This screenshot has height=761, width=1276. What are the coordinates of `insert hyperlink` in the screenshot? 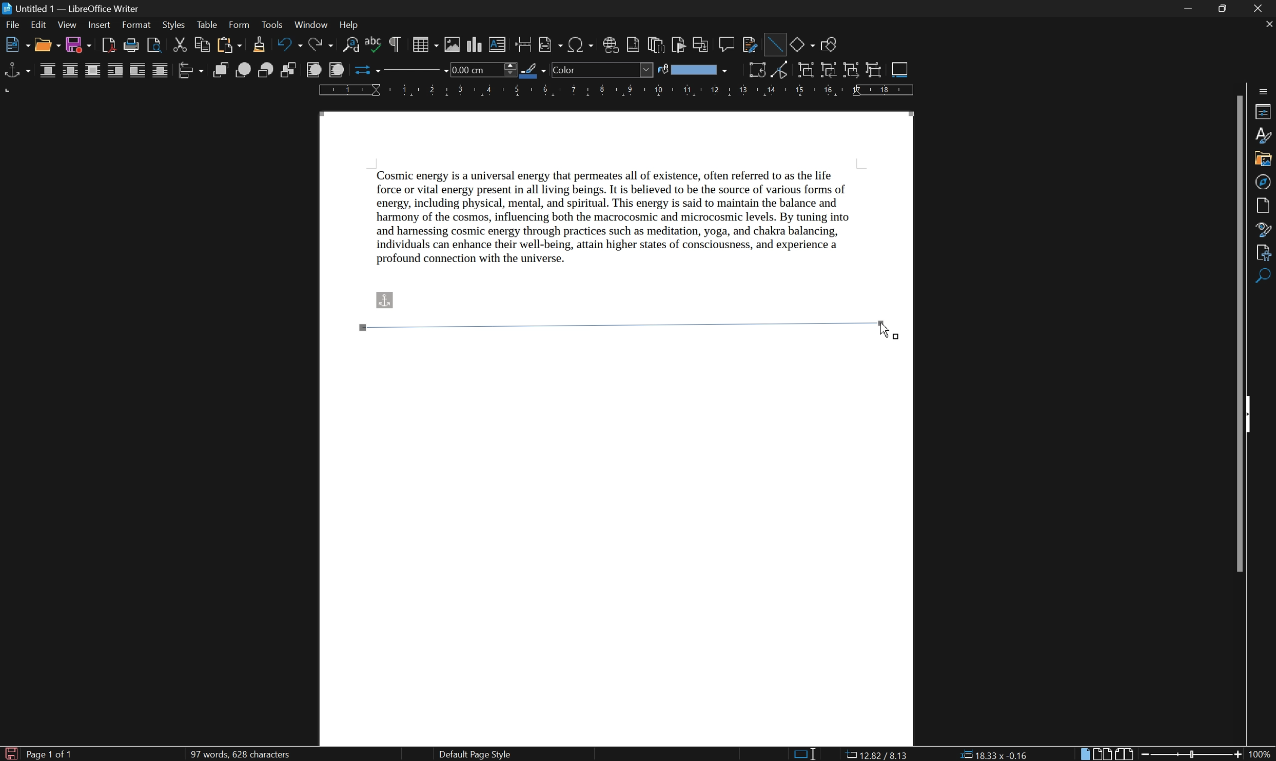 It's located at (611, 45).